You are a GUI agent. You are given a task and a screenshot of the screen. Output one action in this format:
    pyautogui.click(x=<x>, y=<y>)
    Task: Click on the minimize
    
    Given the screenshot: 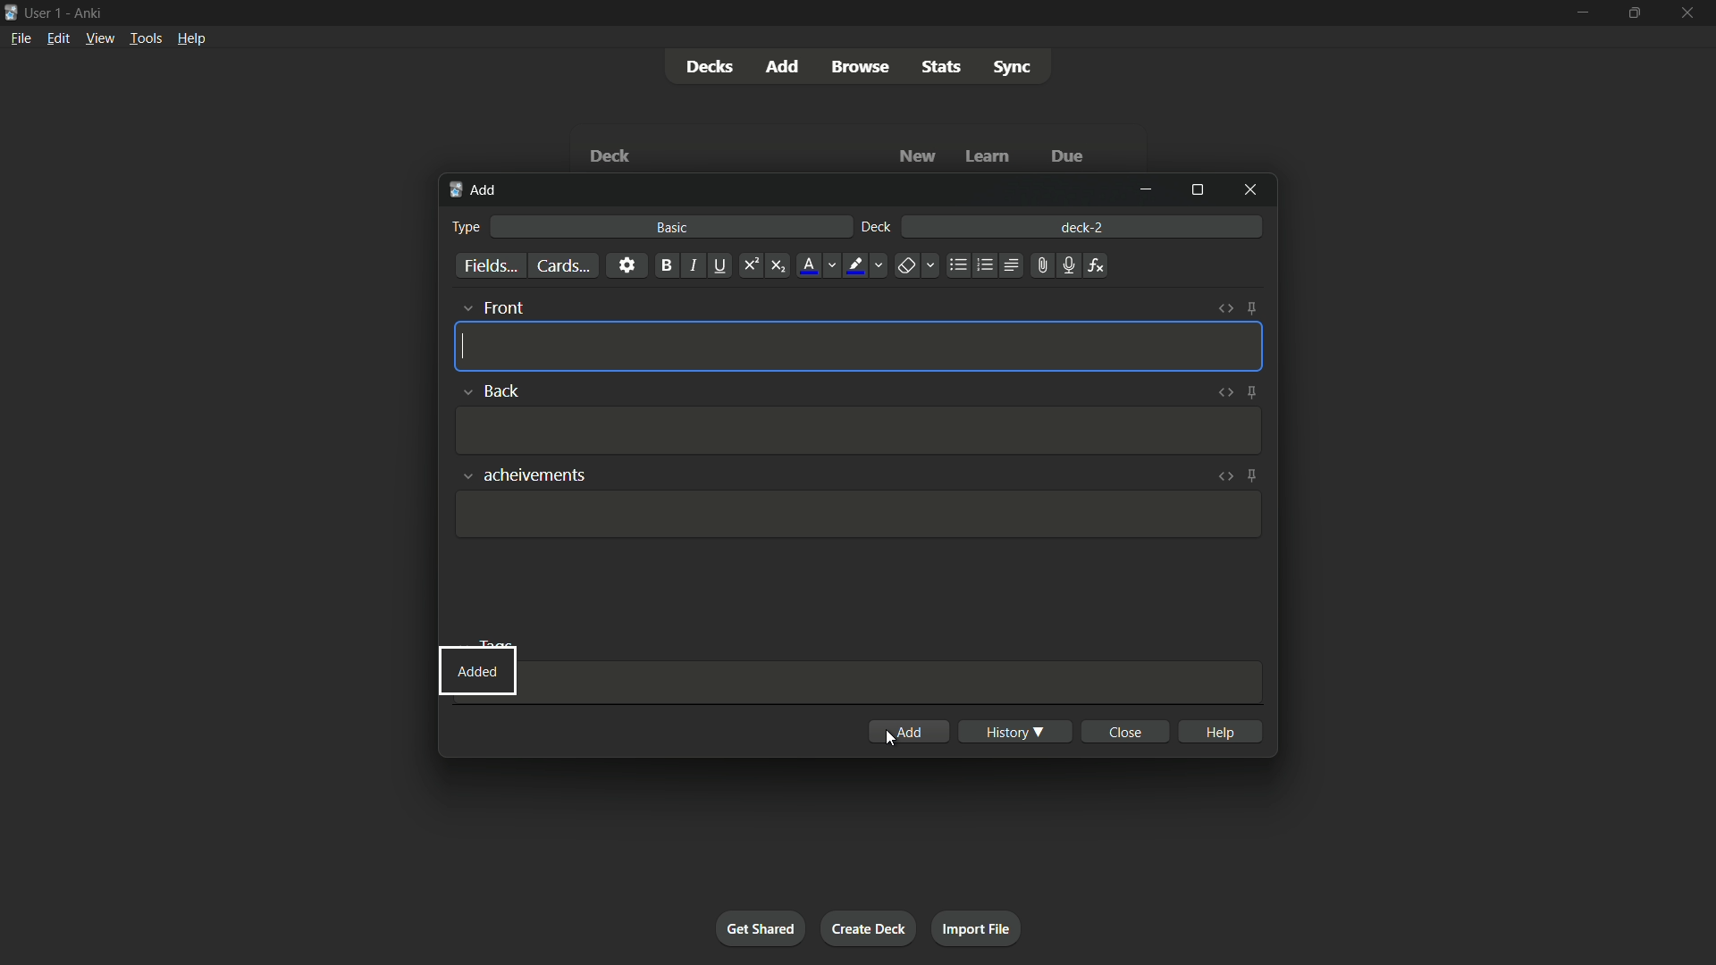 What is the action you would take?
    pyautogui.click(x=1581, y=14)
    